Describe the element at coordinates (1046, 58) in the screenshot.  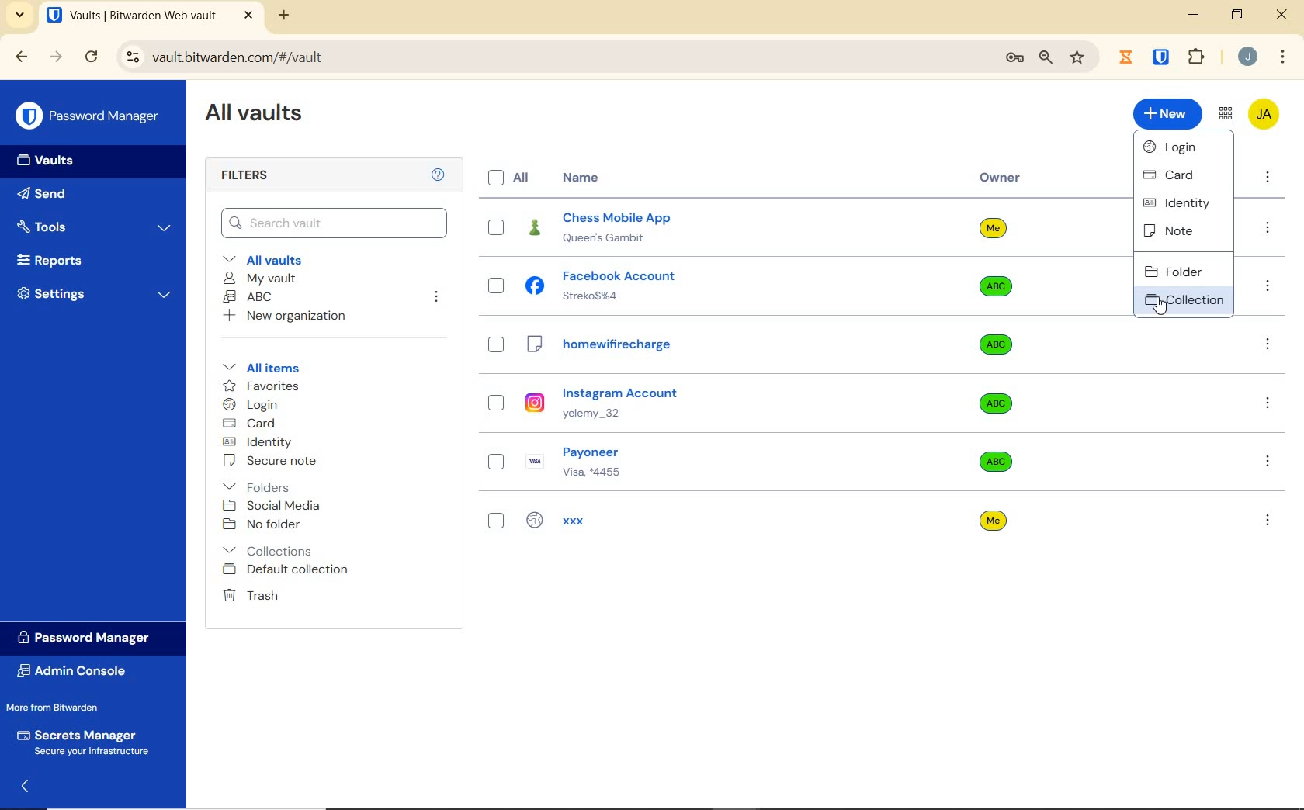
I see `zoom` at that location.